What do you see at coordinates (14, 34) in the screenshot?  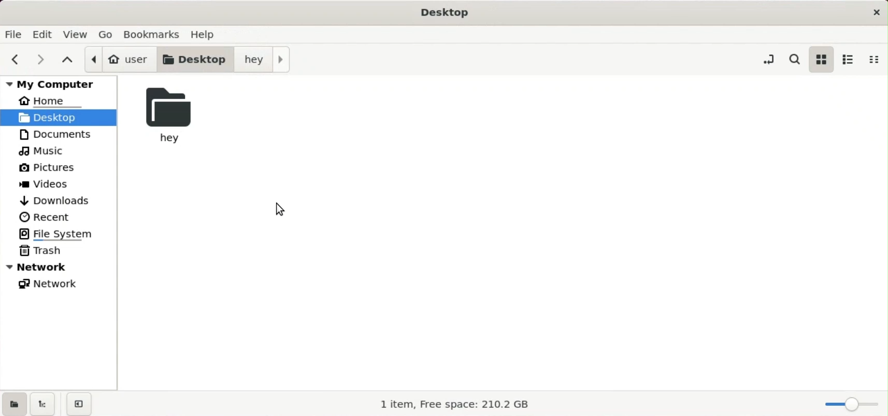 I see `file` at bounding box center [14, 34].